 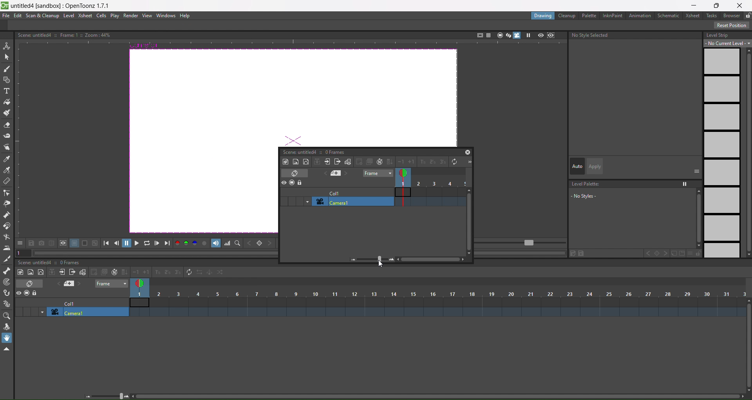 I want to click on column, so click(x=439, y=294).